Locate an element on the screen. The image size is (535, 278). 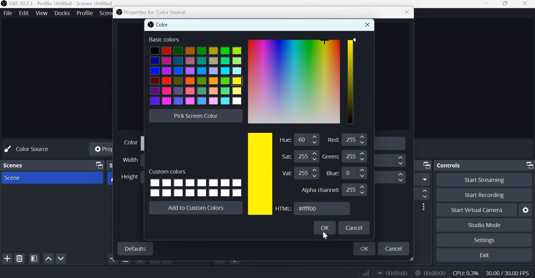
Value:  is located at coordinates (286, 172).